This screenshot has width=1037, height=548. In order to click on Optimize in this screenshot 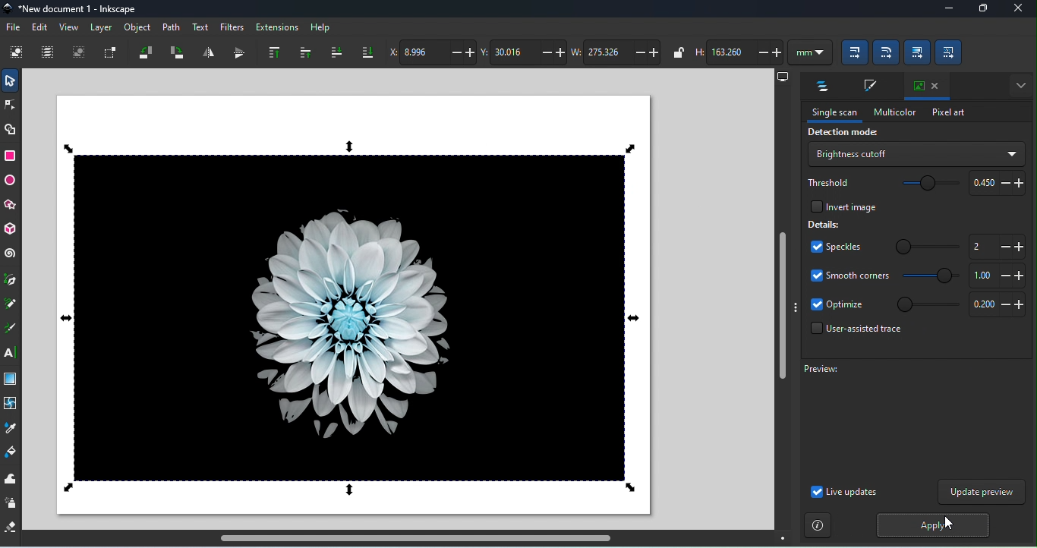, I will do `click(837, 306)`.